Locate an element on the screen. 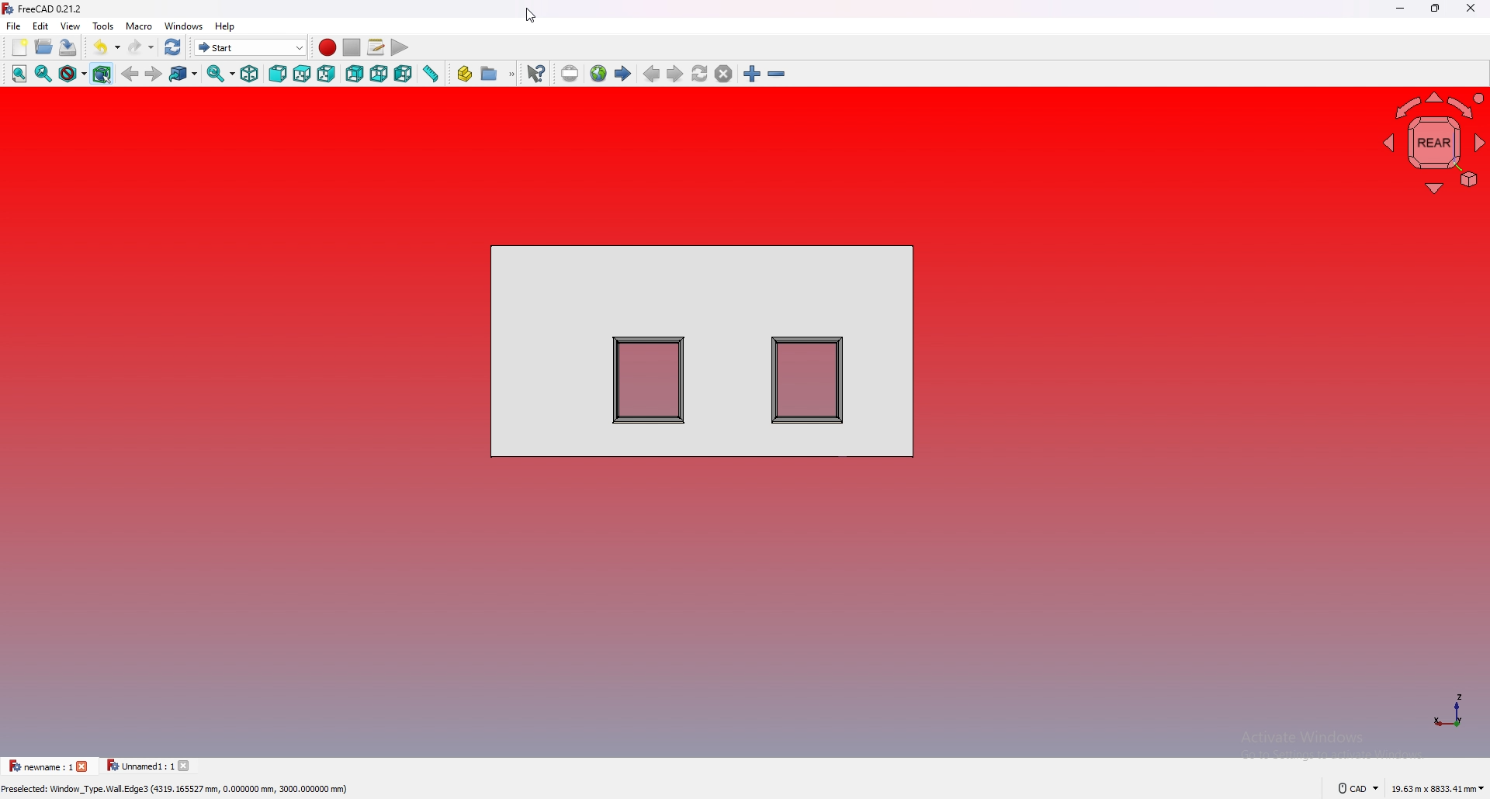 The height and width of the screenshot is (799, 1490). Preselected: Window _Type.Wall.Edge3 (4319. 165527 mm, 0.000000 mm, 3000.000000 mm) is located at coordinates (181, 789).